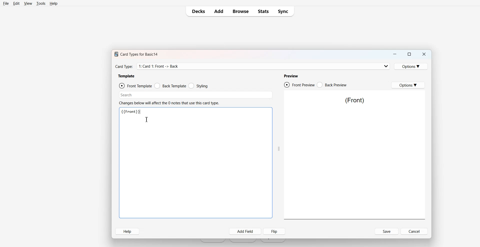 This screenshot has height=247, width=480. I want to click on Card Type, so click(263, 66).